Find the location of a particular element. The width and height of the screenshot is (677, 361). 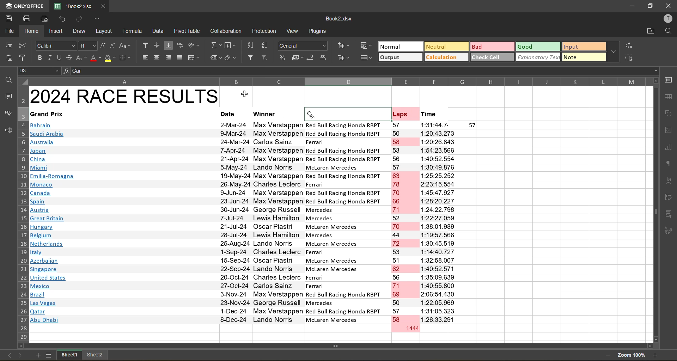

italic is located at coordinates (49, 58).